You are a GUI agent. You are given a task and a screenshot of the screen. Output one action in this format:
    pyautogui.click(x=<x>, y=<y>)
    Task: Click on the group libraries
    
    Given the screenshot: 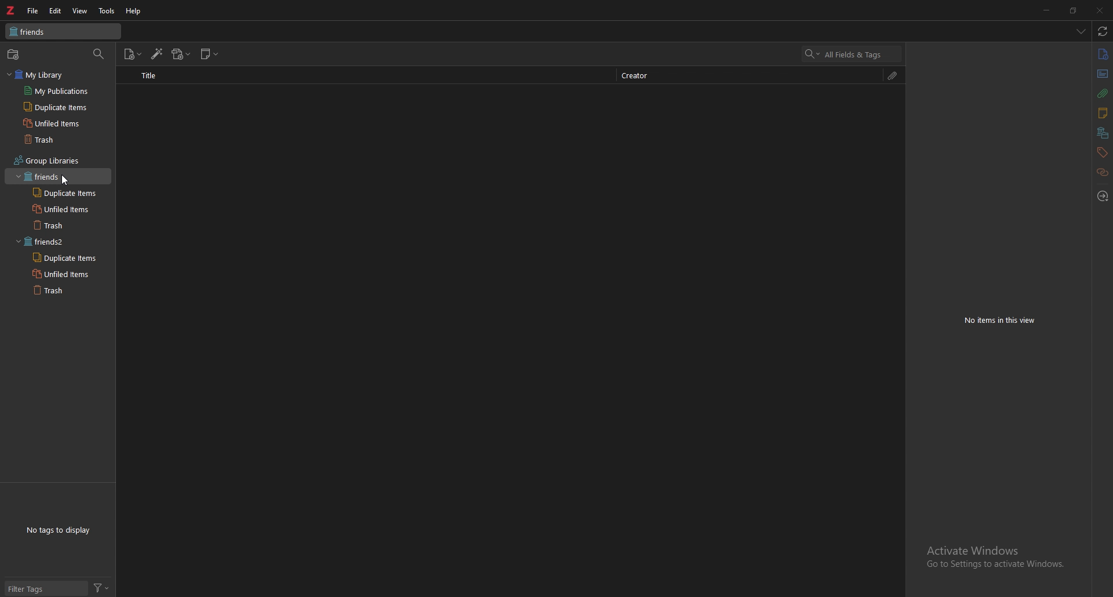 What is the action you would take?
    pyautogui.click(x=56, y=159)
    